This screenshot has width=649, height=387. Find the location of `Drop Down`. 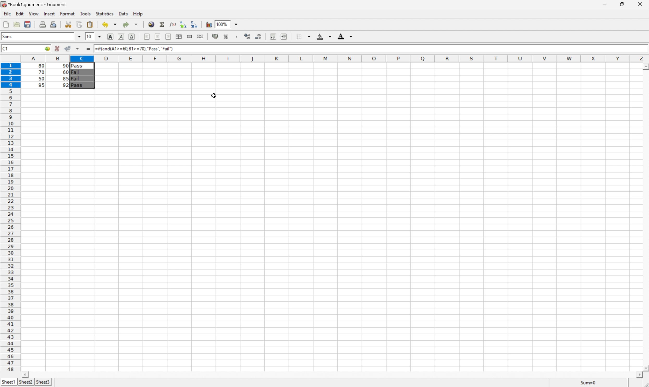

Drop Down is located at coordinates (101, 37).